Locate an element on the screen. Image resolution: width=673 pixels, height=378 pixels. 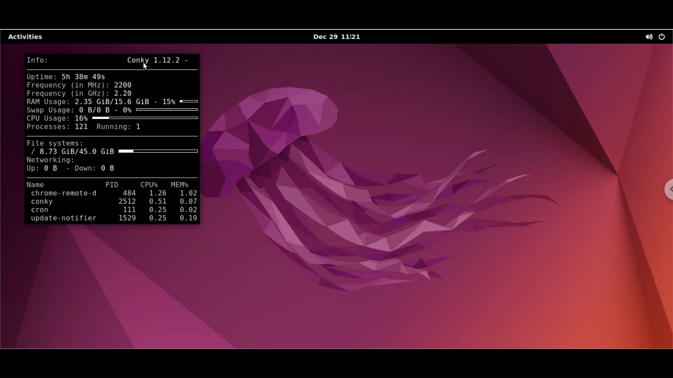
sound options is located at coordinates (647, 38).